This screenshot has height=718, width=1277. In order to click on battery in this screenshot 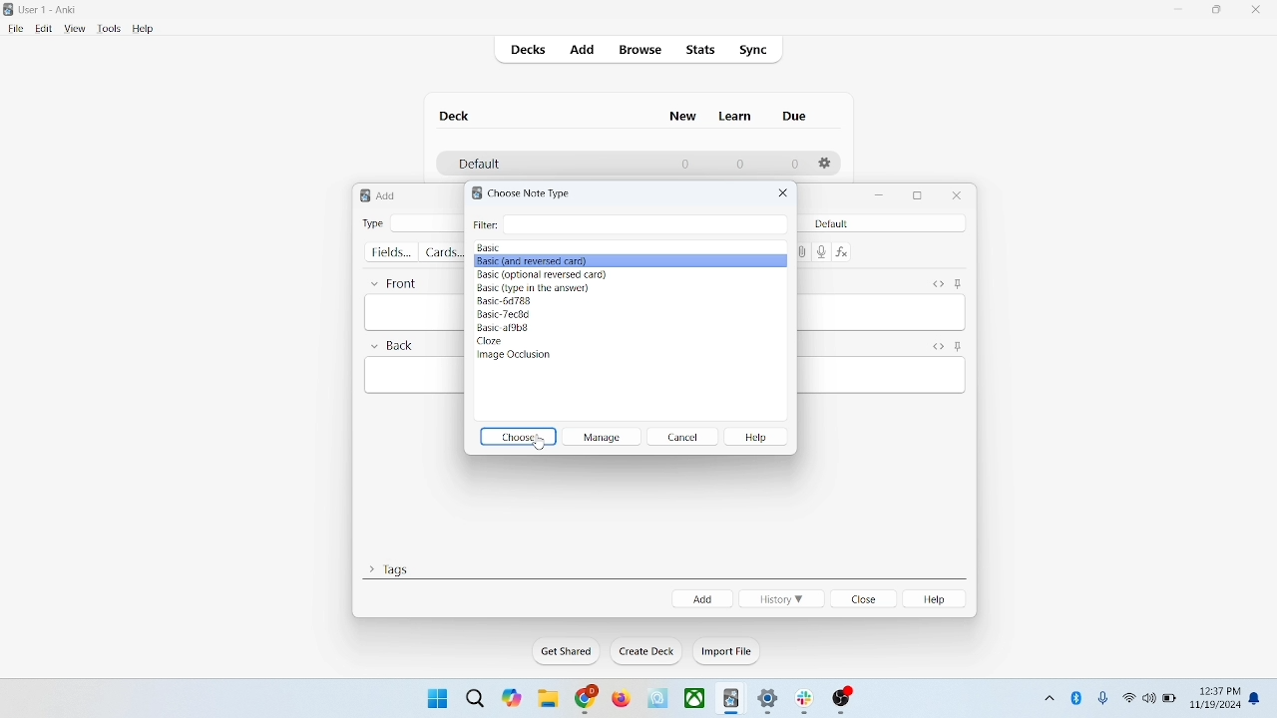, I will do `click(1170, 700)`.